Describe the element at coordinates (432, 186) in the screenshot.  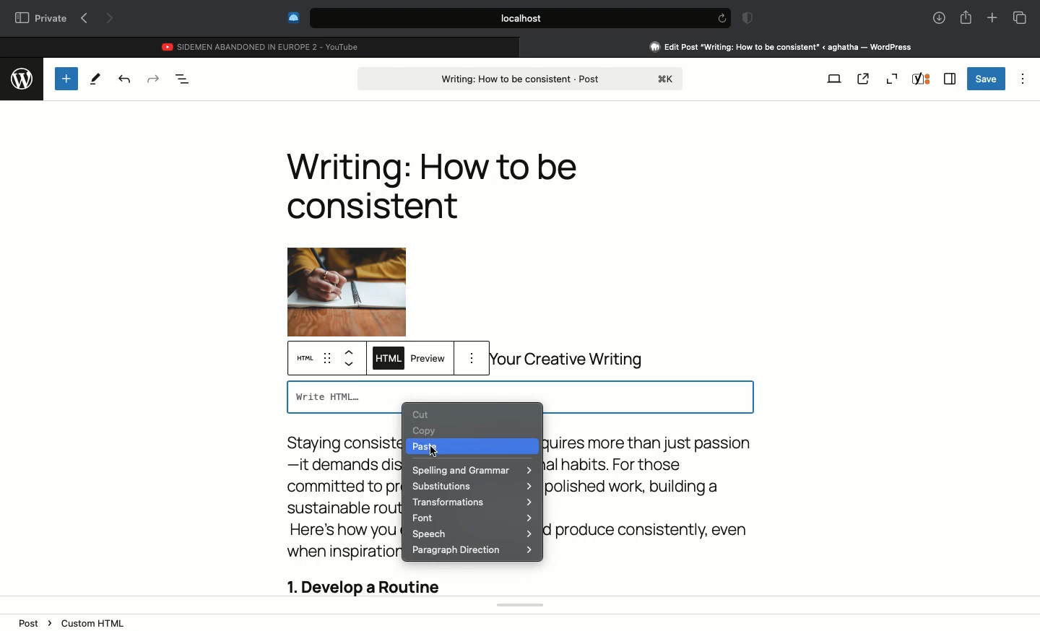
I see `Heading` at that location.